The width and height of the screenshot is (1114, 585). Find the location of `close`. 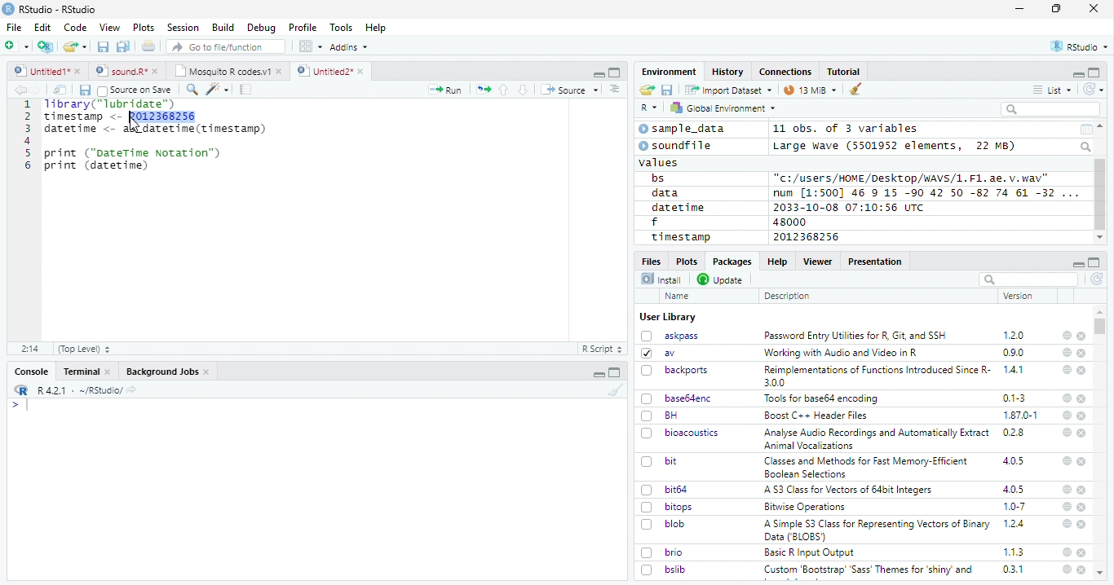

close is located at coordinates (1082, 354).